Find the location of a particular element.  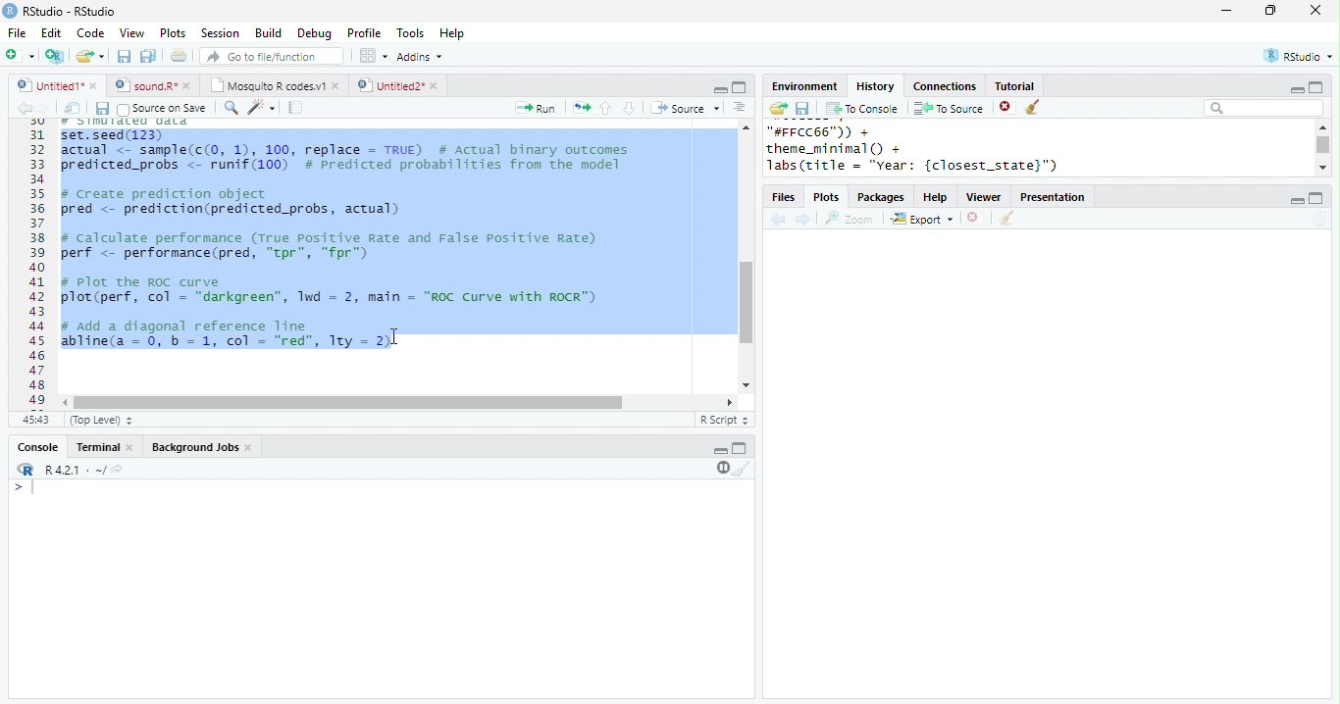

clear is located at coordinates (1006, 219).